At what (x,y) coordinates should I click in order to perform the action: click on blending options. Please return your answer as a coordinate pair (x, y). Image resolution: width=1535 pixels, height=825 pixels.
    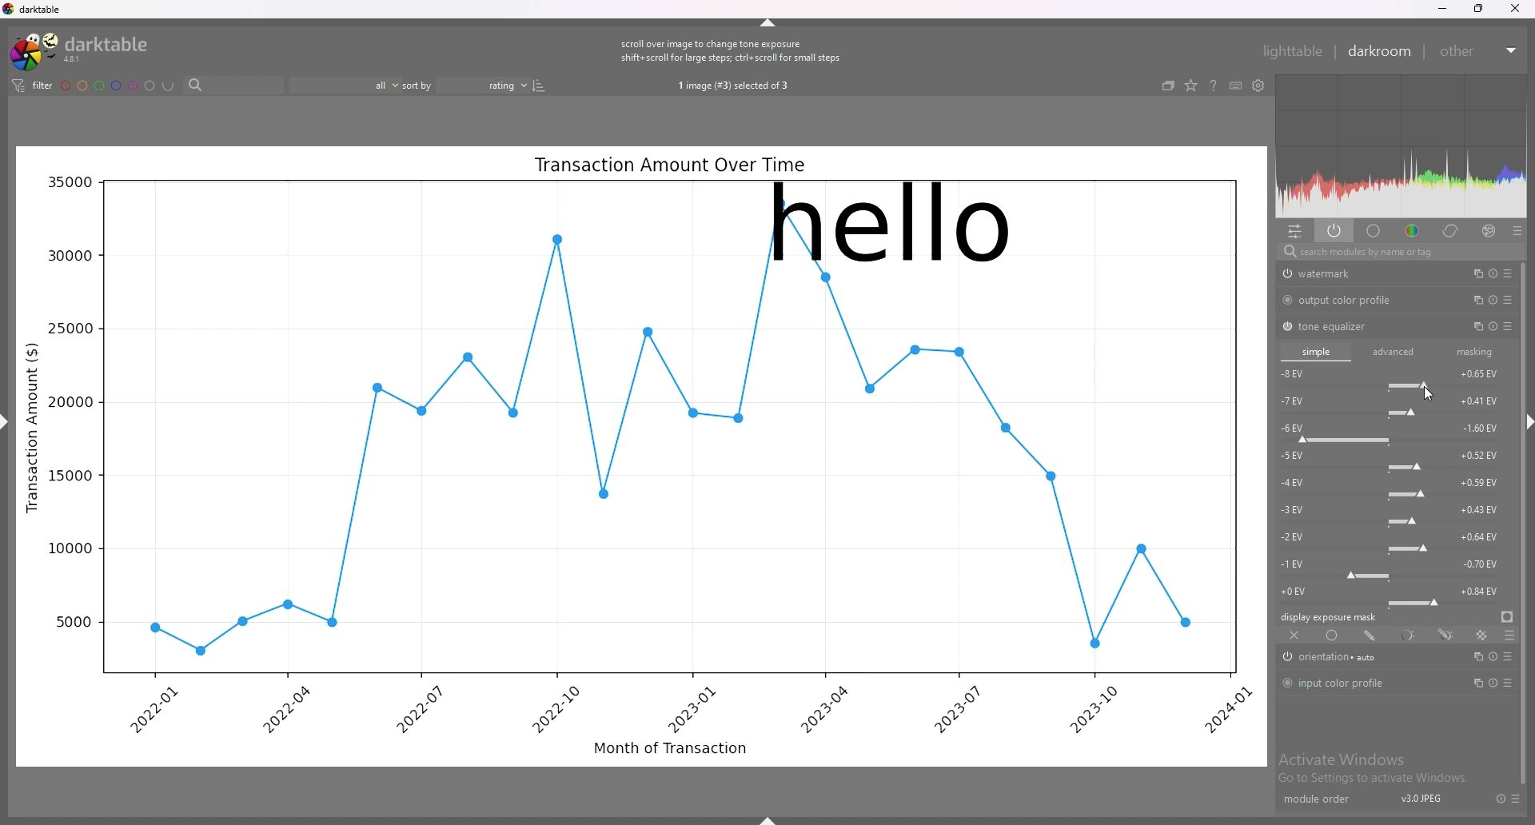
    Looking at the image, I should click on (1508, 635).